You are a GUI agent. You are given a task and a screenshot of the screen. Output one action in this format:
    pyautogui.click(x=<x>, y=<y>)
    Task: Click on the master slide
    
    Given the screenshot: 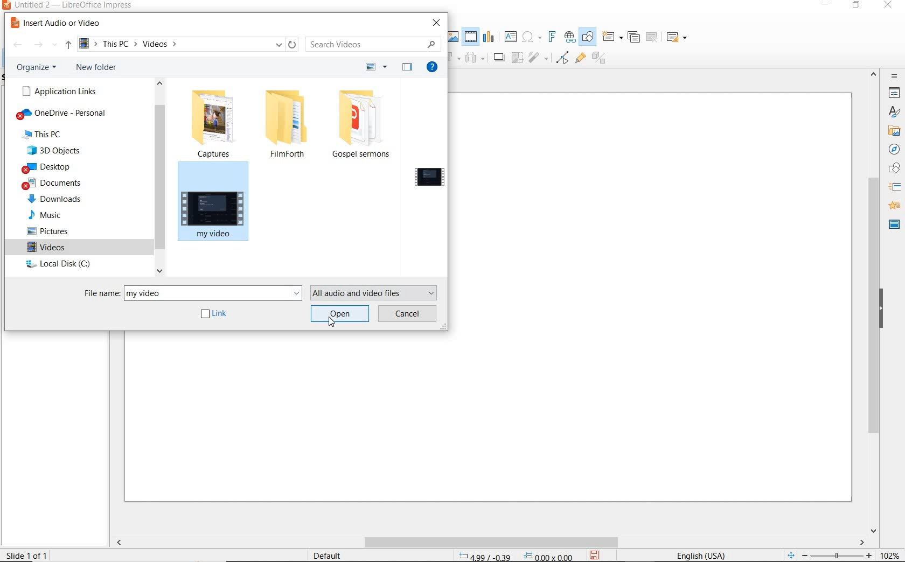 What is the action you would take?
    pyautogui.click(x=892, y=223)
    